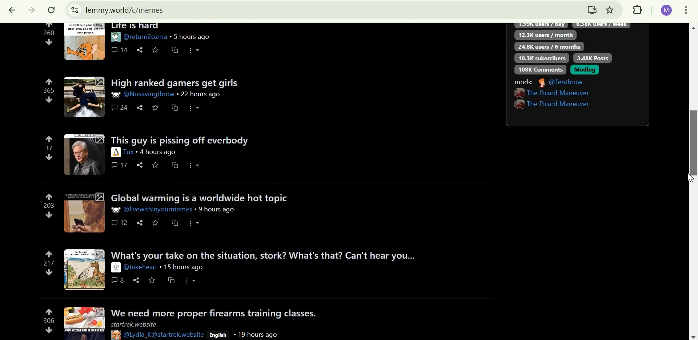 The image size is (698, 340). What do you see at coordinates (136, 280) in the screenshot?
I see `share` at bounding box center [136, 280].